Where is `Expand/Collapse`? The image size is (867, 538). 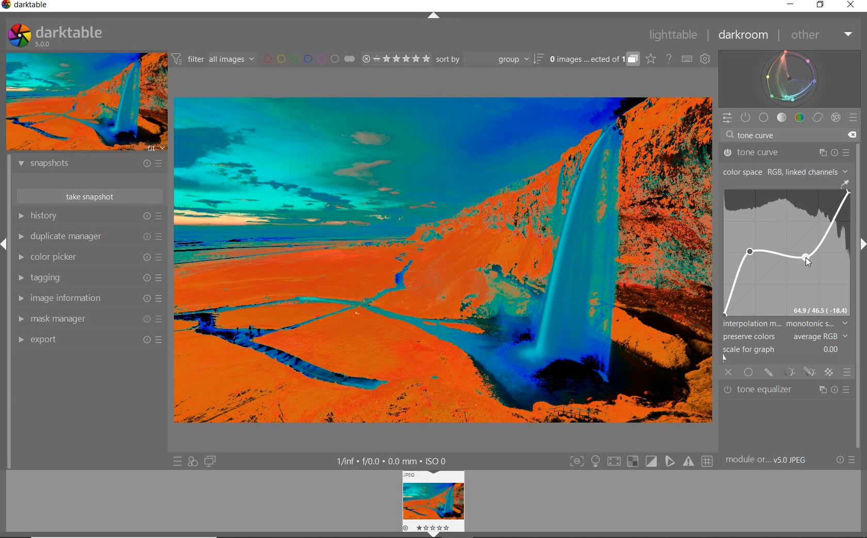 Expand/Collapse is located at coordinates (5, 246).